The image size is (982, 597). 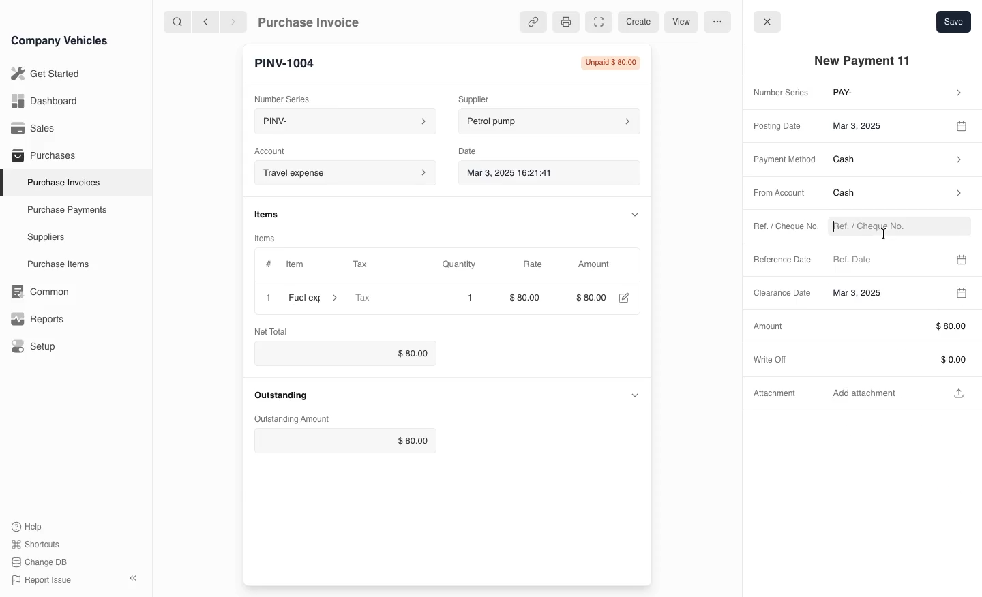 I want to click on collapse, so click(x=632, y=213).